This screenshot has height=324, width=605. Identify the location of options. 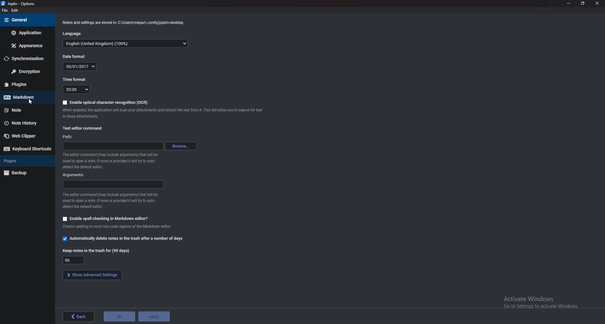
(20, 4).